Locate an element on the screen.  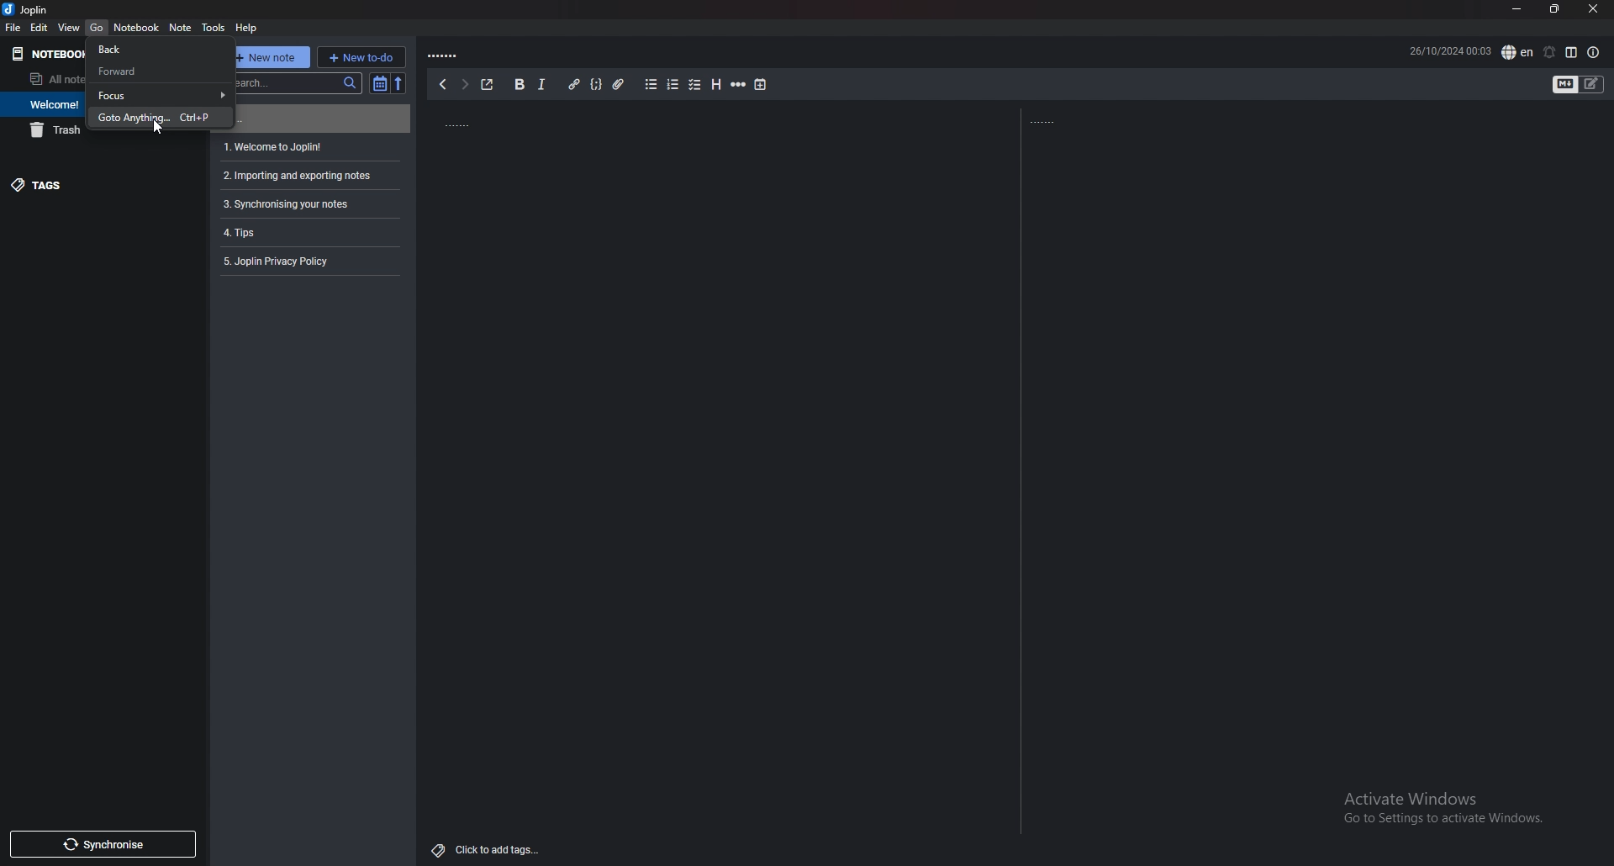
back is located at coordinates (160, 48).